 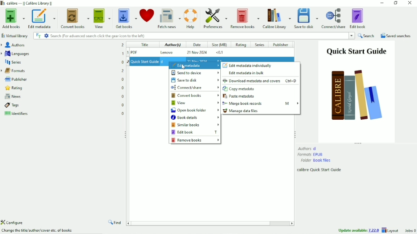 I want to click on Date, so click(x=196, y=45).